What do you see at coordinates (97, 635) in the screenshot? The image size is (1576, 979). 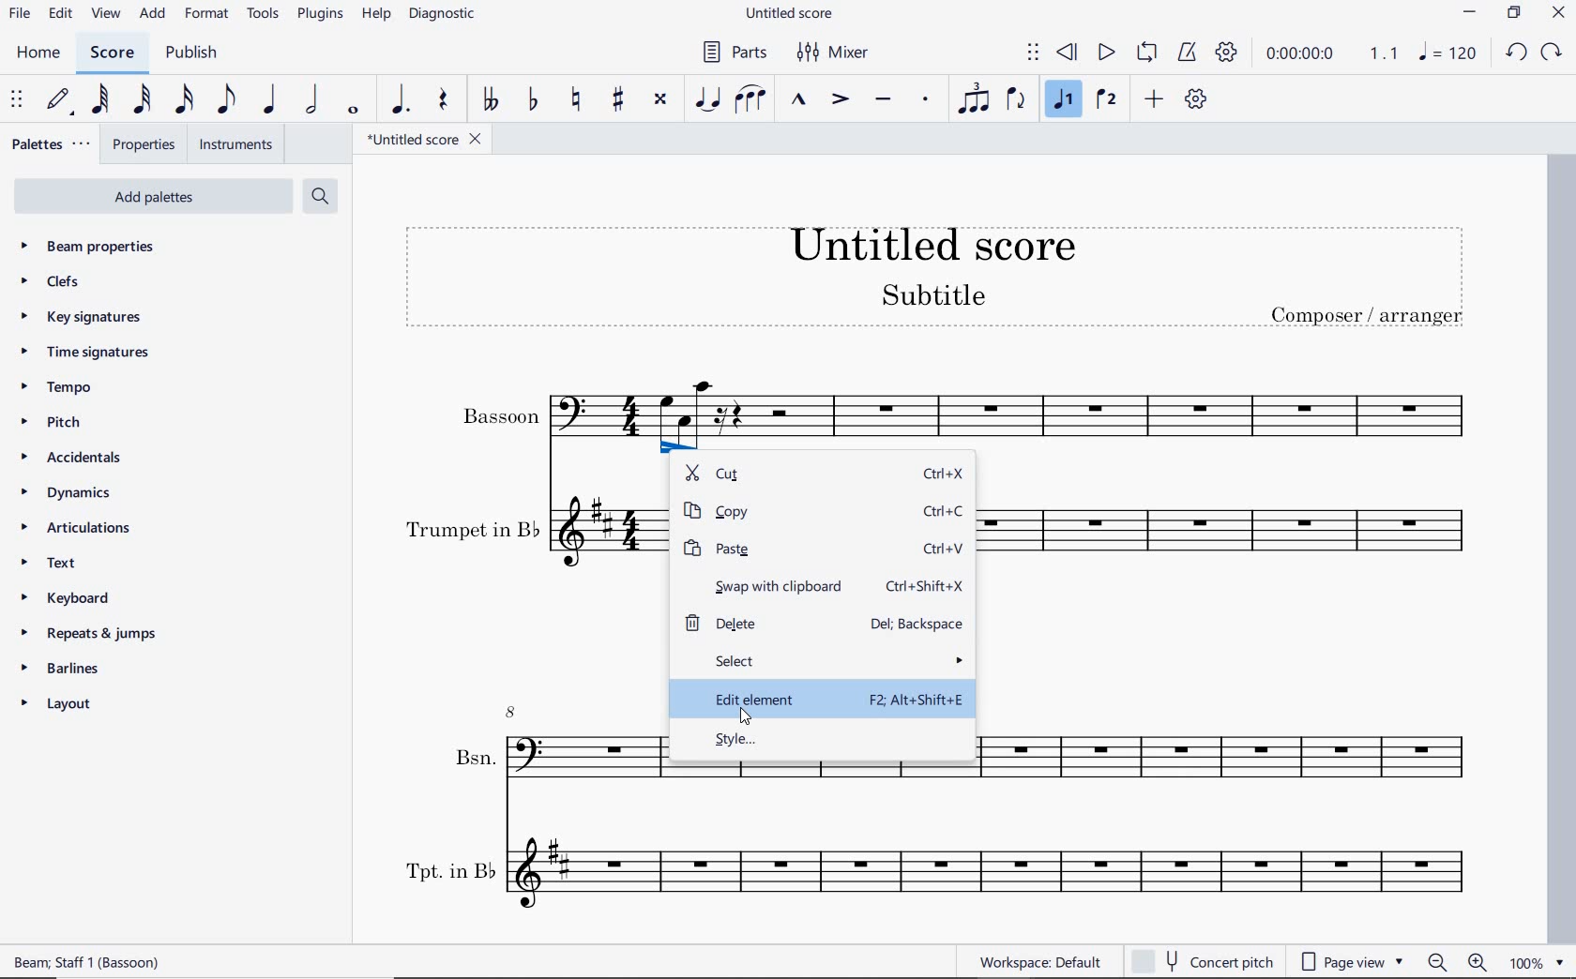 I see `repeats & jumps` at bounding box center [97, 635].